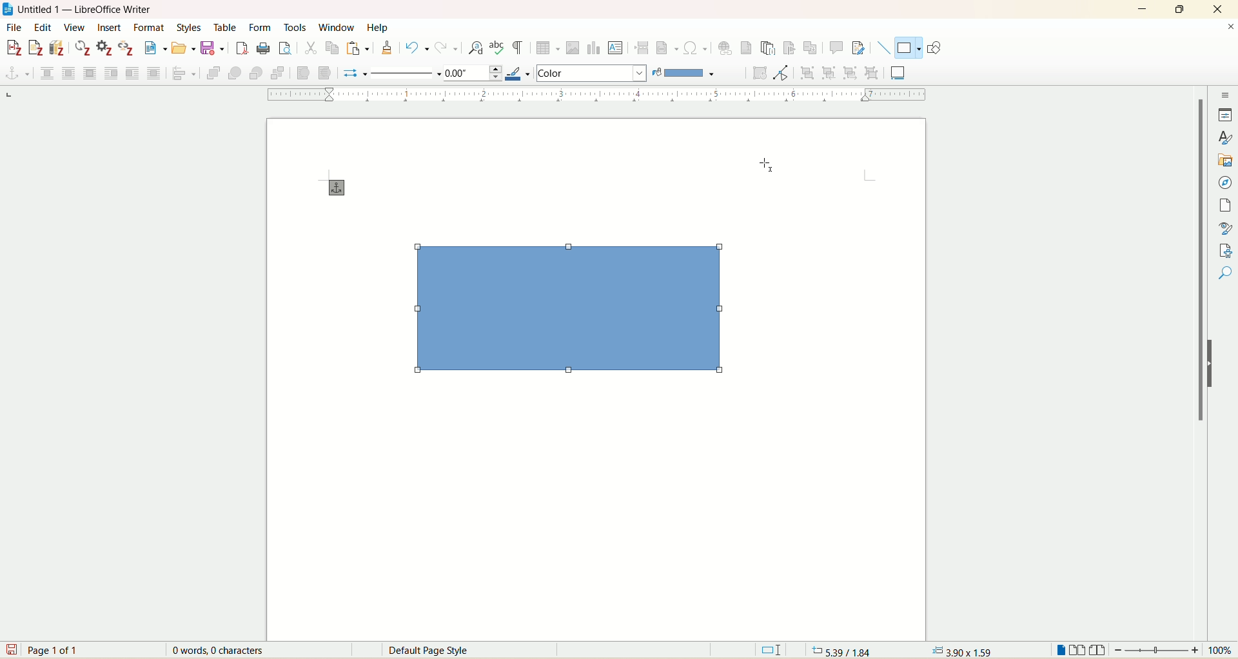 This screenshot has width=1238, height=659. I want to click on sidebar settings, so click(1226, 93).